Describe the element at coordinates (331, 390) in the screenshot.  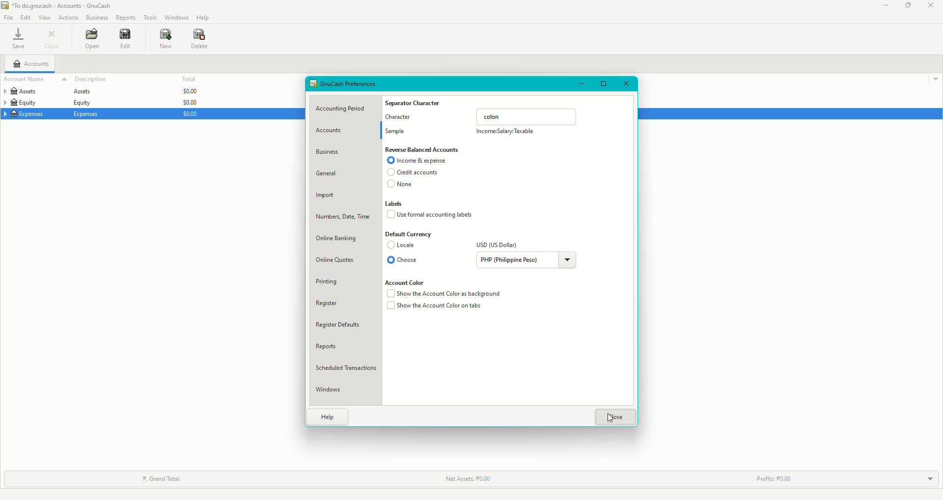
I see `Windows` at that location.